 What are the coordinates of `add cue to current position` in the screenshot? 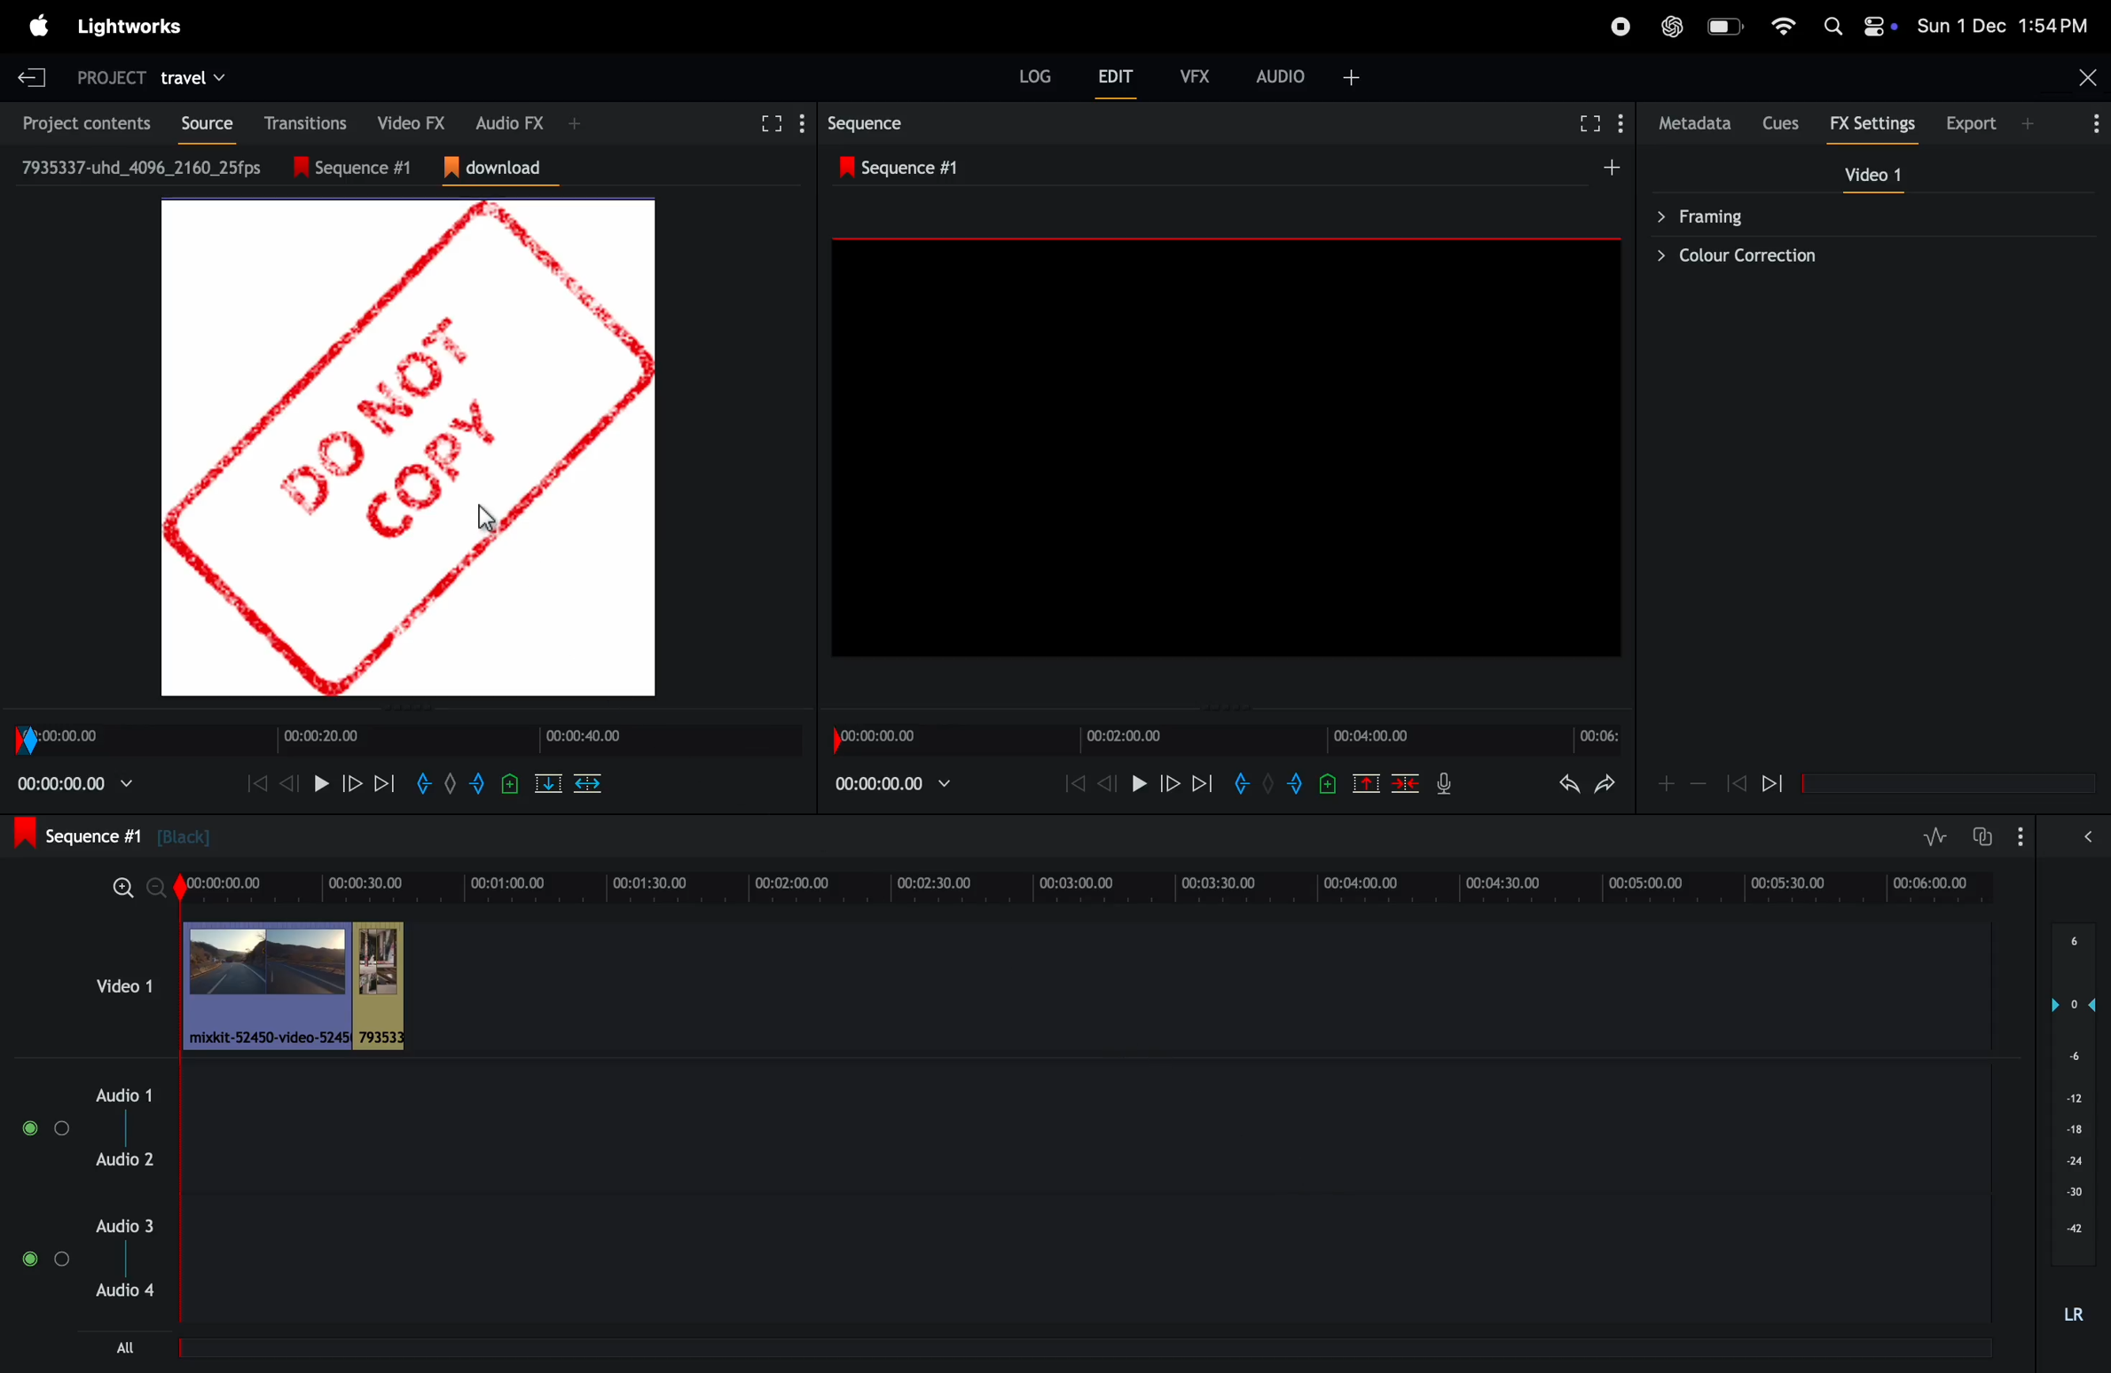 It's located at (1328, 783).